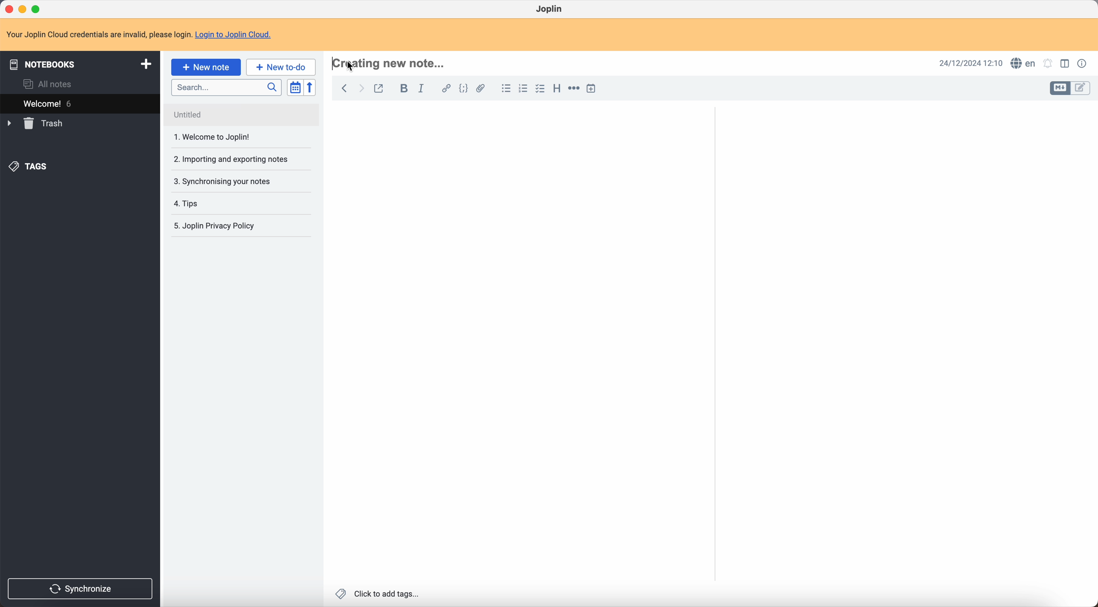  Describe the element at coordinates (30, 167) in the screenshot. I see `tags` at that location.